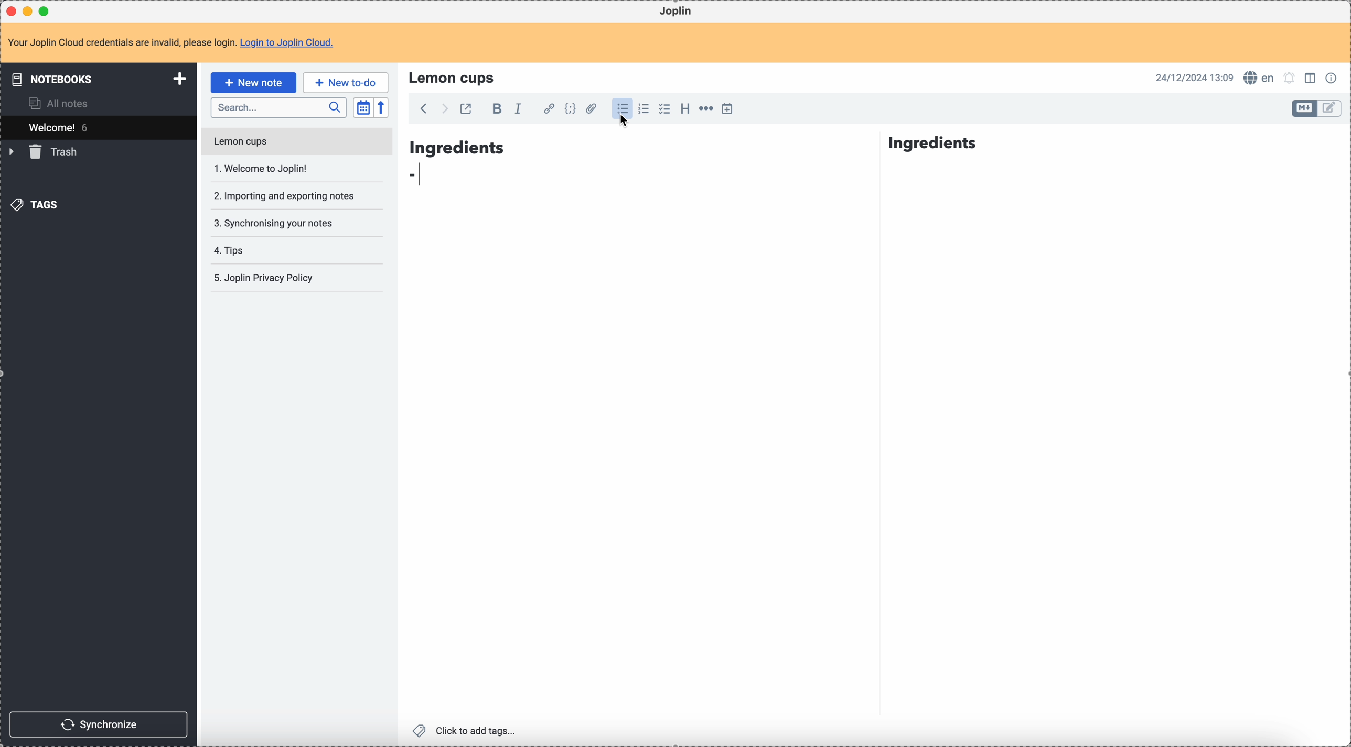 This screenshot has width=1351, height=747. I want to click on toggle external editing, so click(465, 111).